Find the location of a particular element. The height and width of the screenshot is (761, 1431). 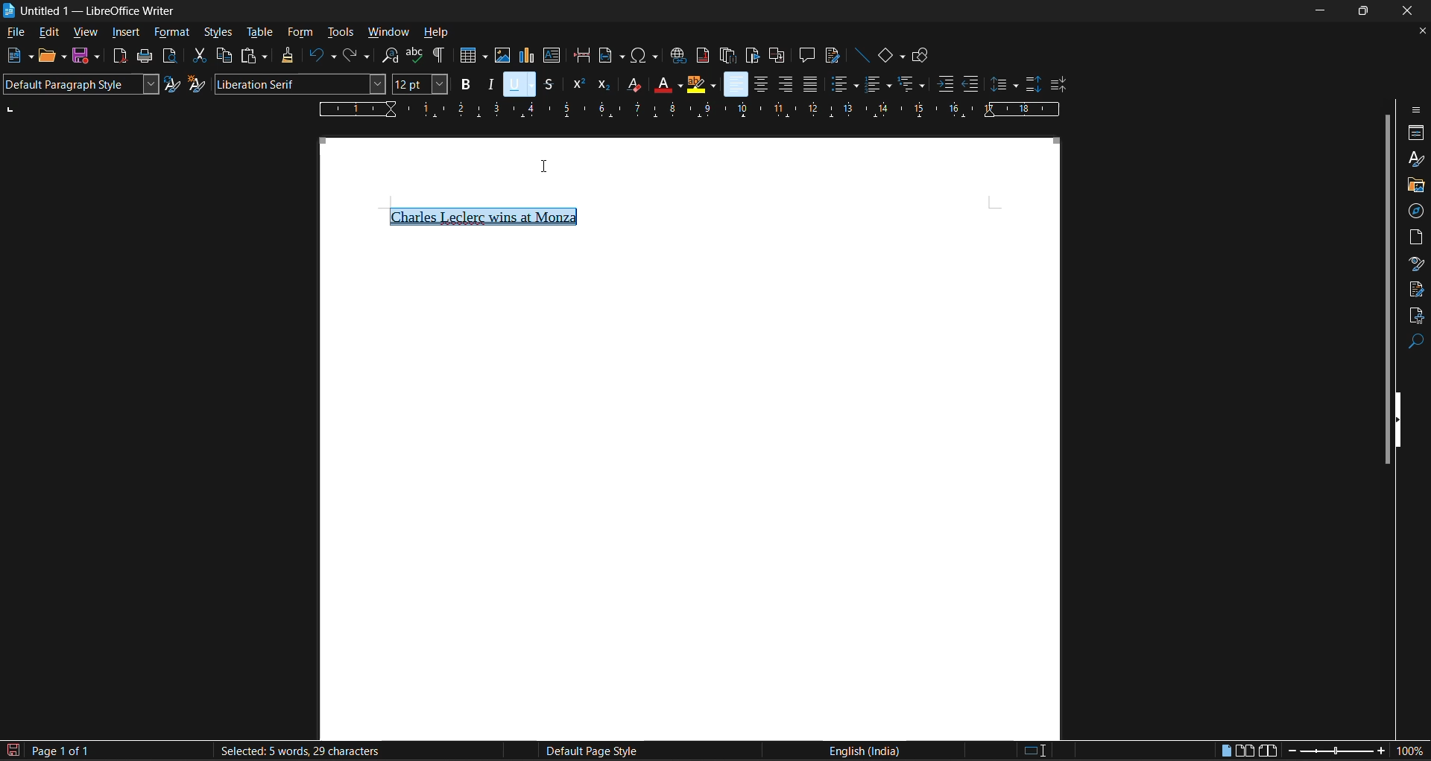

insert text box is located at coordinates (552, 55).